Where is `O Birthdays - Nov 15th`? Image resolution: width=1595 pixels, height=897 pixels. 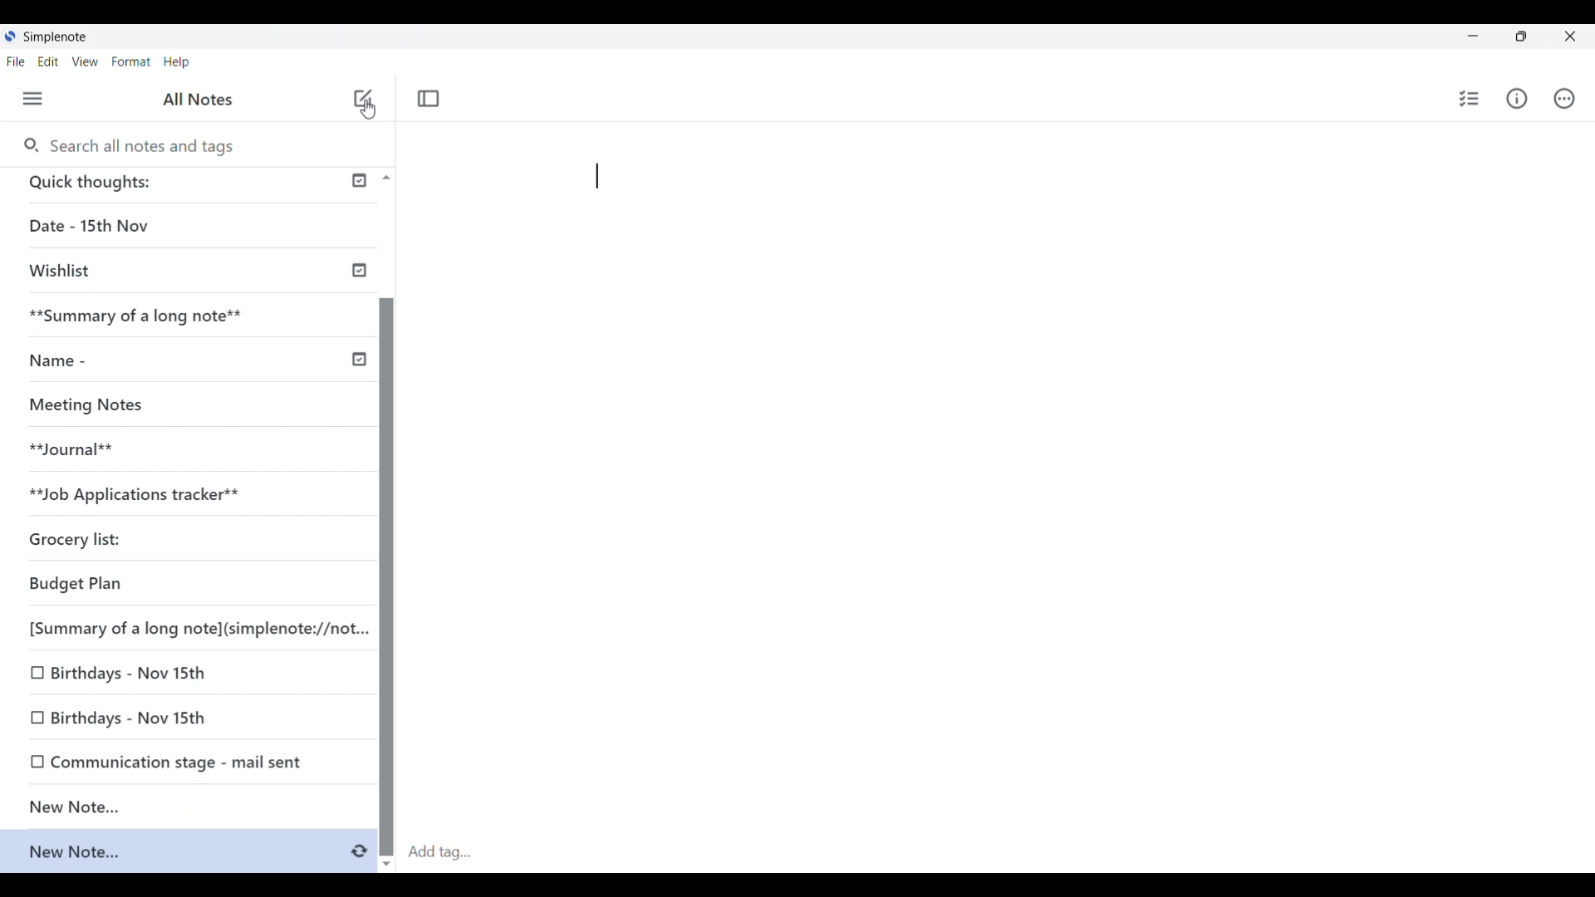 O Birthdays - Nov 15th is located at coordinates (129, 674).